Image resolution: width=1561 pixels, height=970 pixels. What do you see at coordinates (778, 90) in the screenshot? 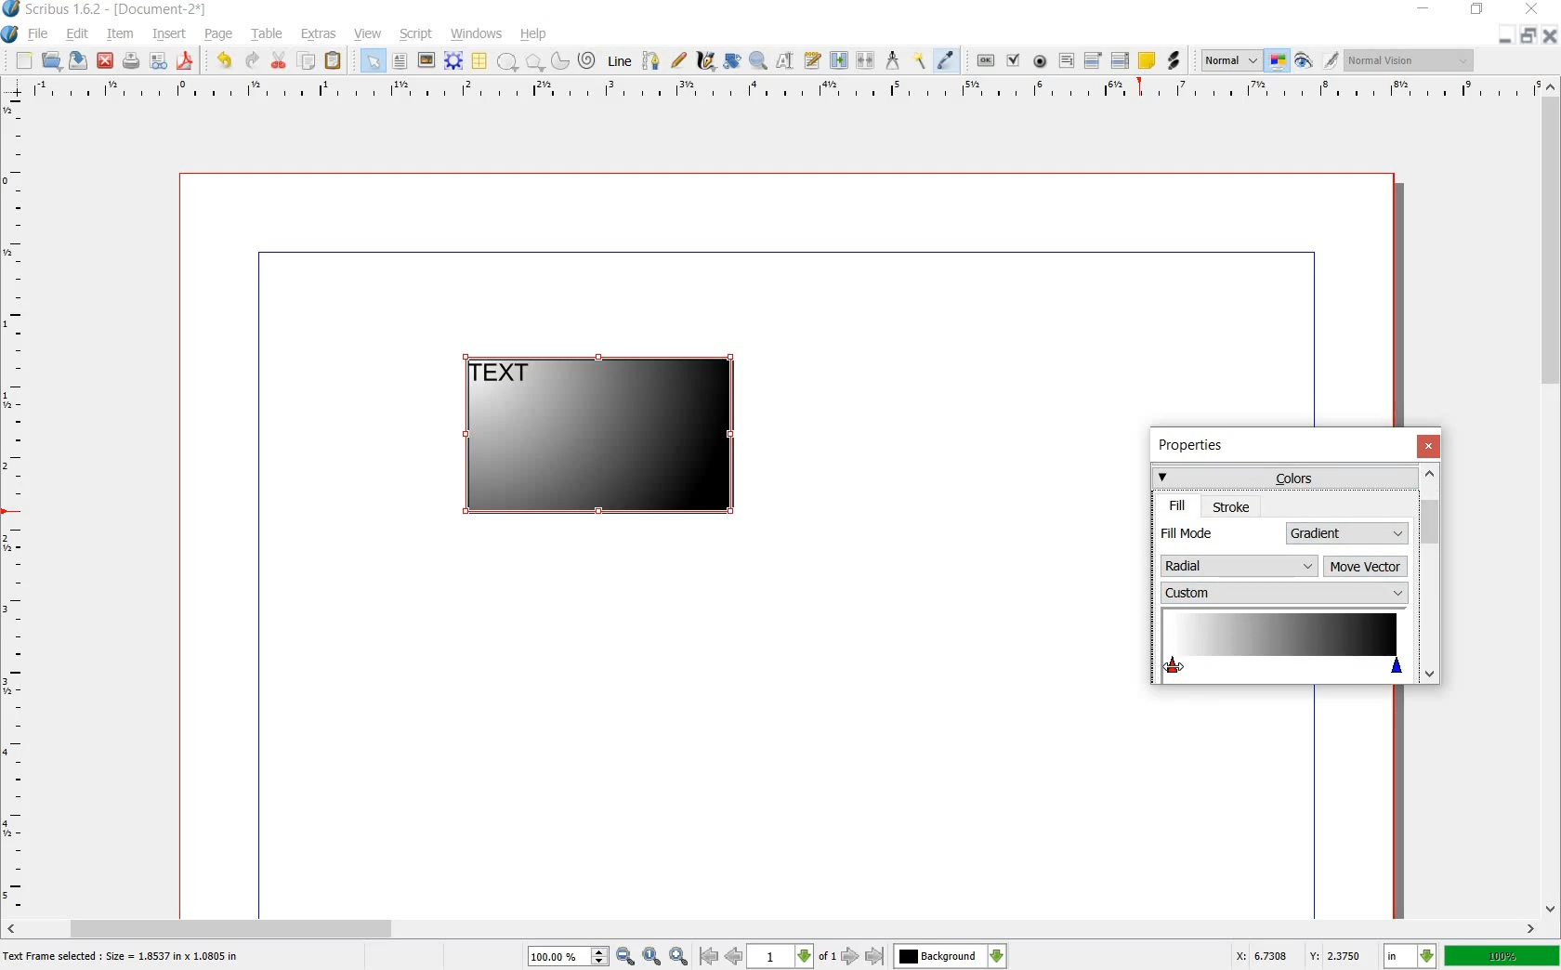
I see `ruler` at bounding box center [778, 90].